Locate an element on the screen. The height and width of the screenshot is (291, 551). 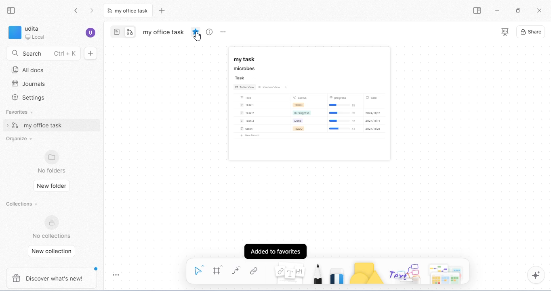
frame is located at coordinates (219, 270).